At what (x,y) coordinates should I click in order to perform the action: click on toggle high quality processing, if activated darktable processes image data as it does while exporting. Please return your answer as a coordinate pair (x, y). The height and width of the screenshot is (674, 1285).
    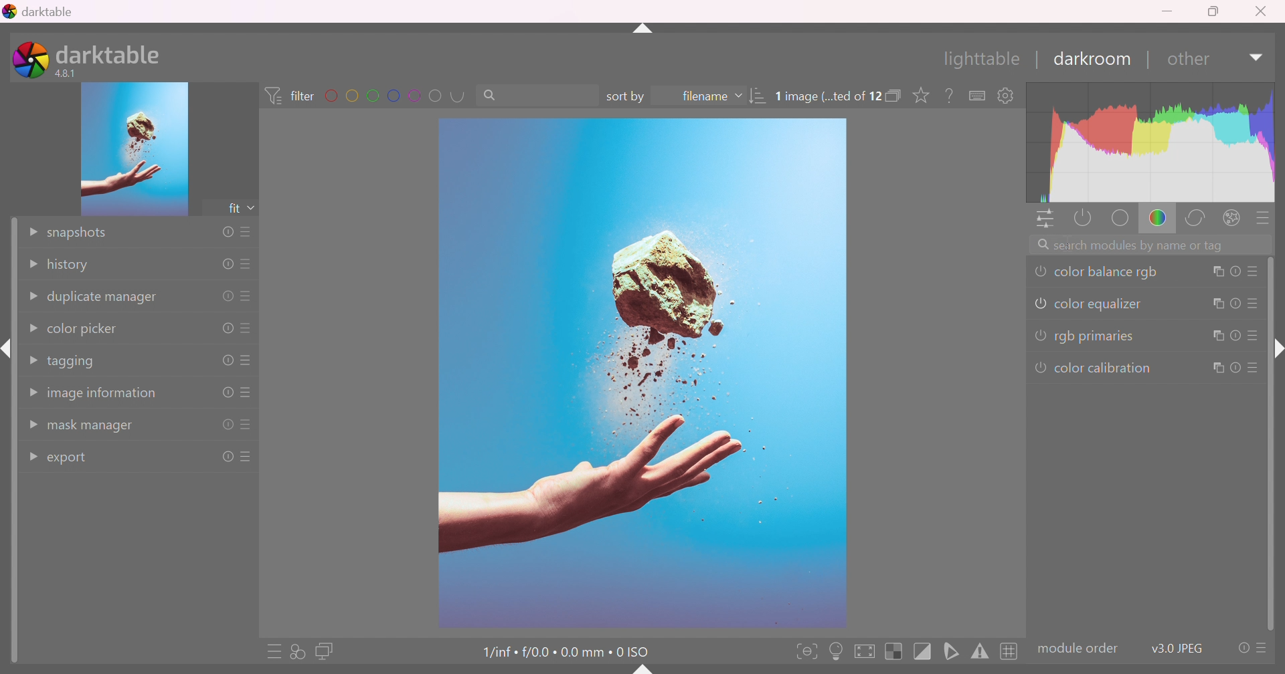
    Looking at the image, I should click on (866, 651).